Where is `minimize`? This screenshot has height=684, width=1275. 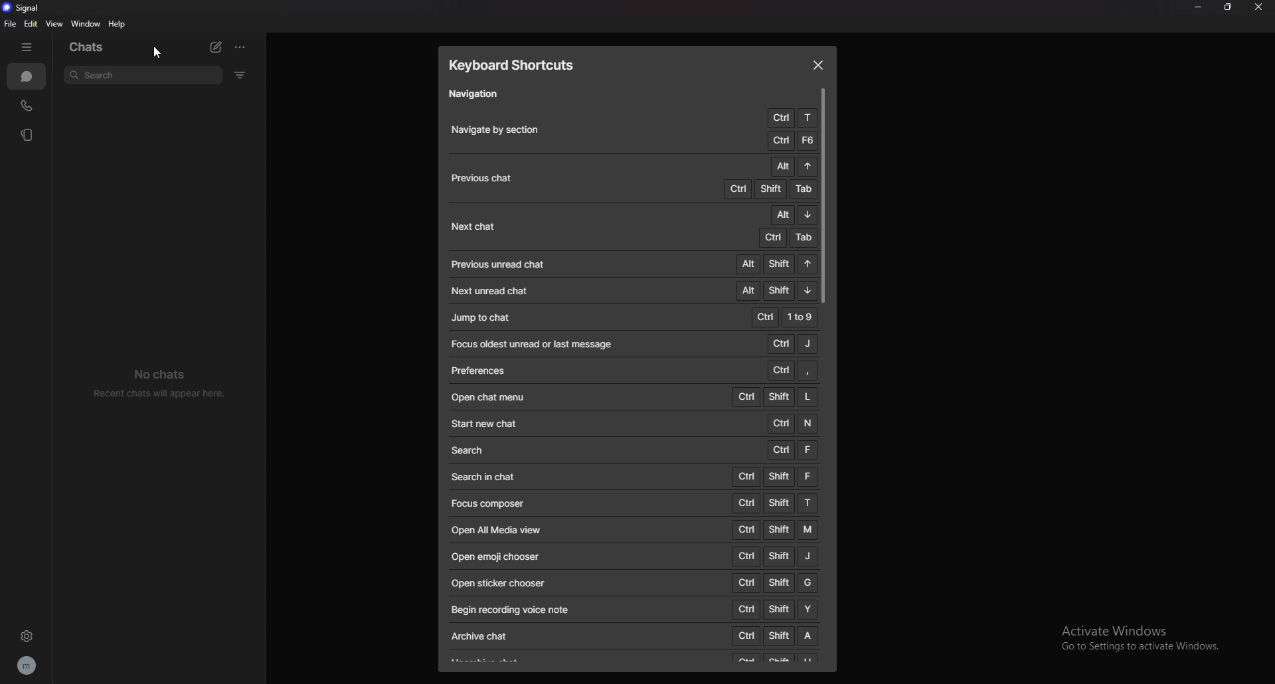 minimize is located at coordinates (1199, 7).